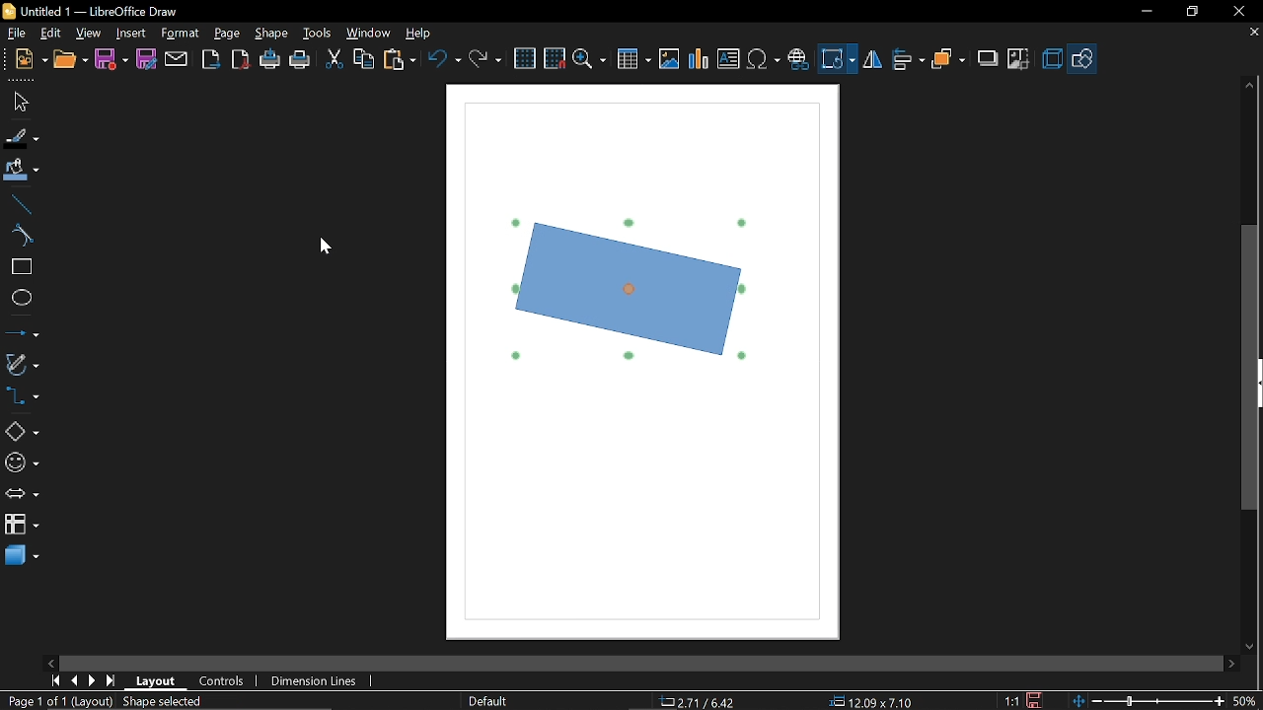 The image size is (1263, 710). Describe the element at coordinates (21, 463) in the screenshot. I see `Symbol shapes` at that location.